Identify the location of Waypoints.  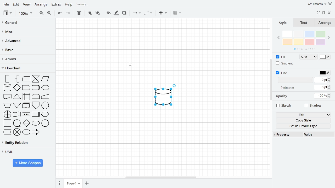
(148, 13).